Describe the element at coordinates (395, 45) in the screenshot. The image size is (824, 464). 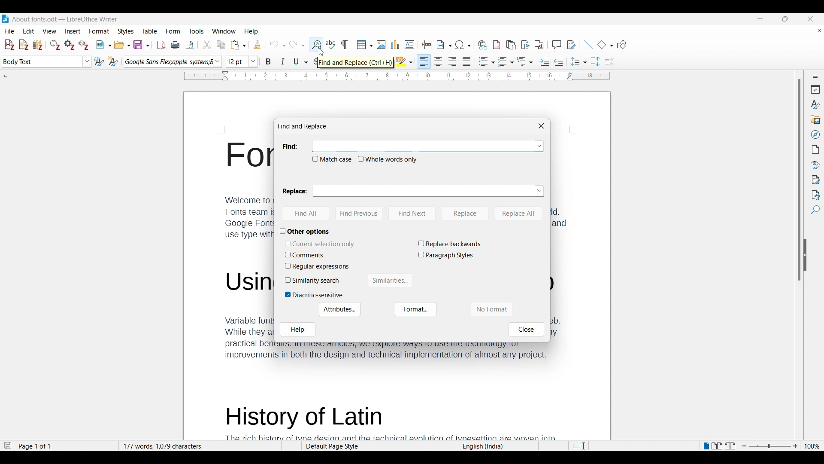
I see `Insert graph` at that location.